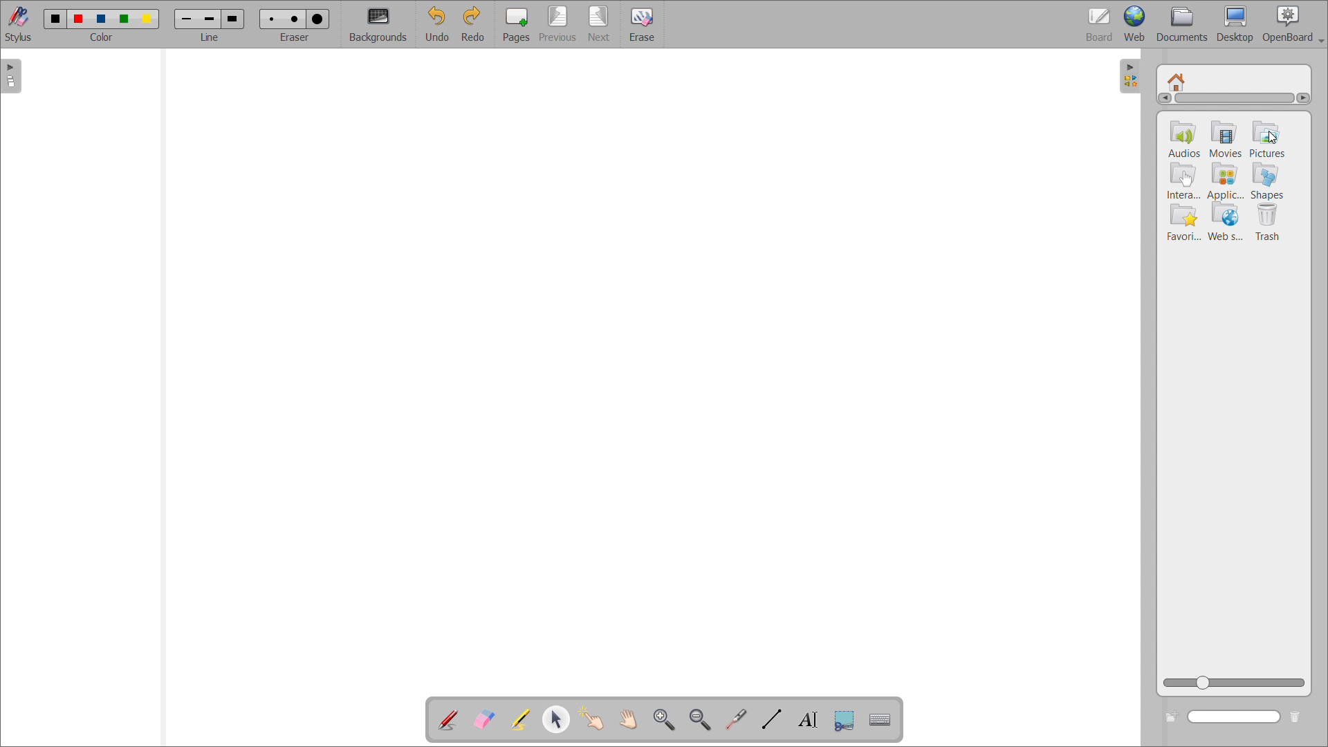 This screenshot has width=1328, height=747. Describe the element at coordinates (436, 24) in the screenshot. I see `undo` at that location.